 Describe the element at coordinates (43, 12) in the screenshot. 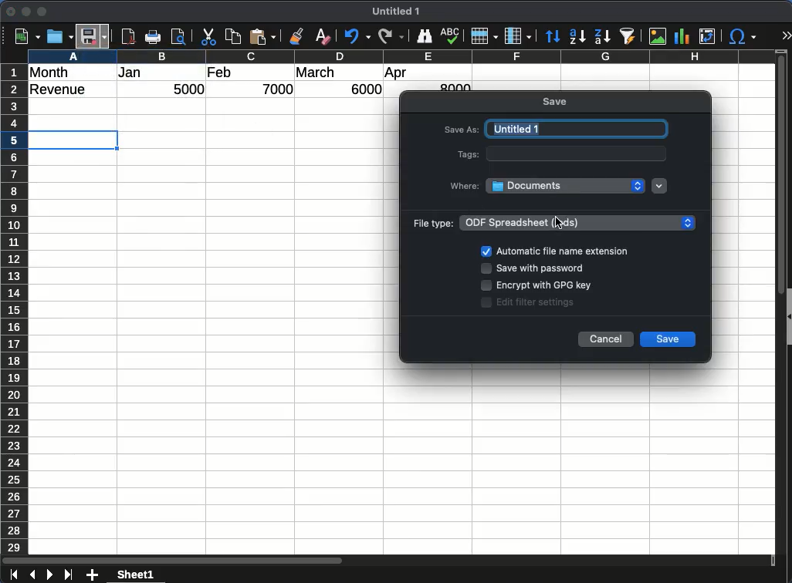

I see `maximize` at that location.